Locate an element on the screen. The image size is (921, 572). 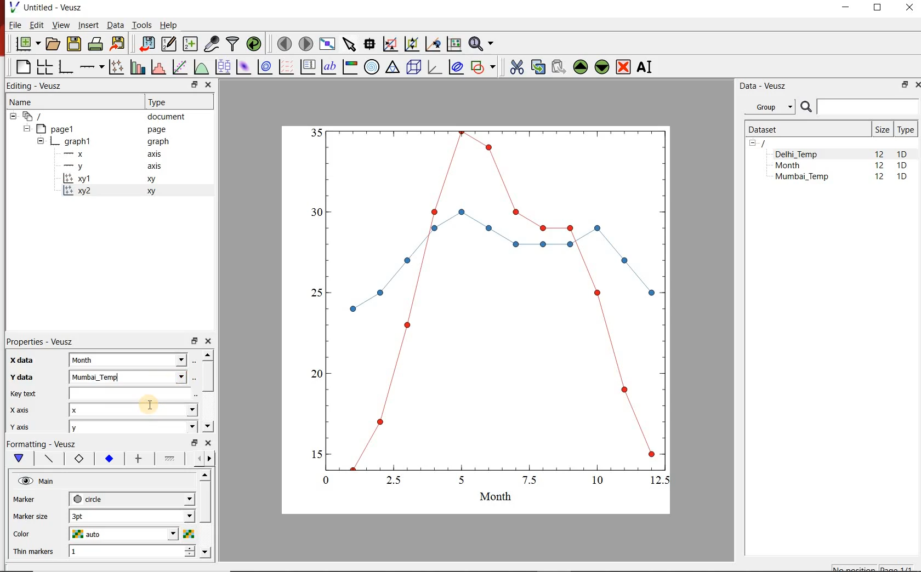
x axix is located at coordinates (17, 409).